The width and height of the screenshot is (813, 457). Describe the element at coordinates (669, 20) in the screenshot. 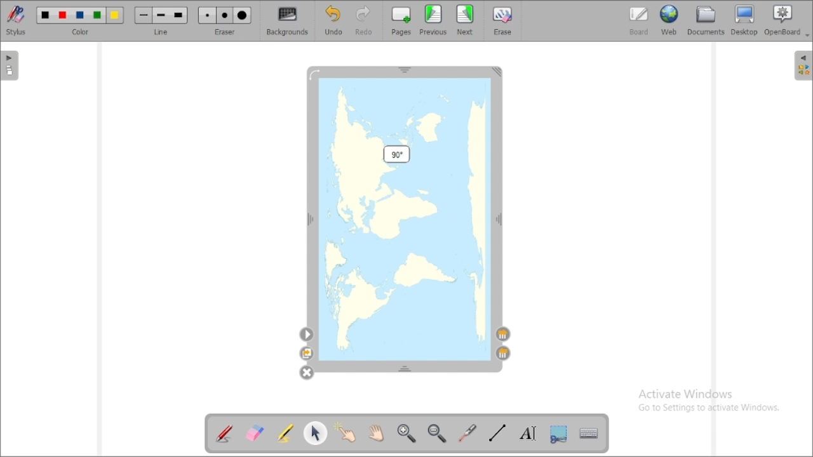

I see `web` at that location.